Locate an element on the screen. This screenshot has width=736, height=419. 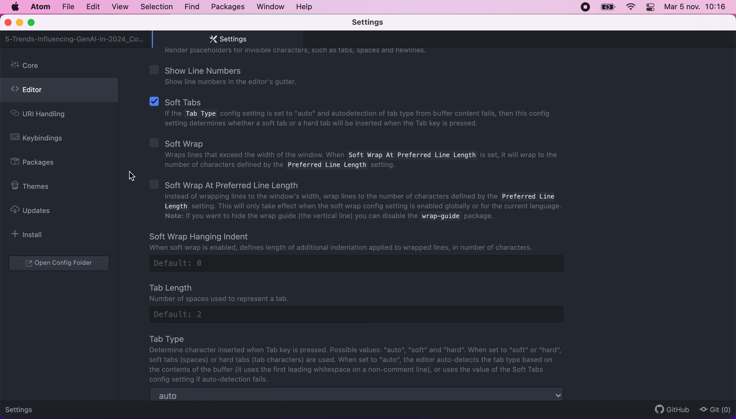
selection is located at coordinates (157, 7).